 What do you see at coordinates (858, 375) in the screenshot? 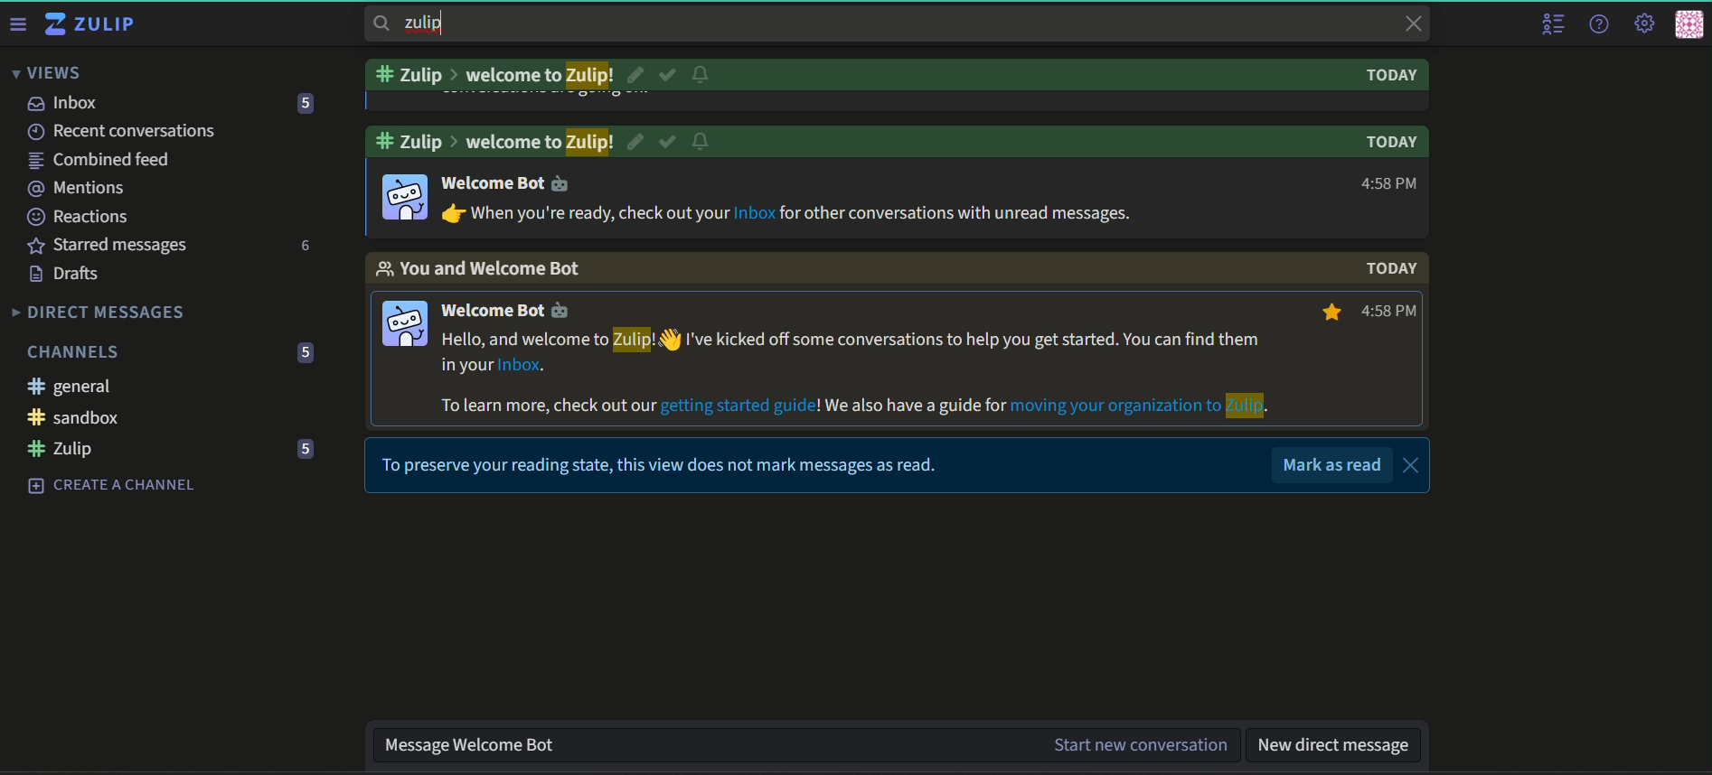
I see `text` at bounding box center [858, 375].